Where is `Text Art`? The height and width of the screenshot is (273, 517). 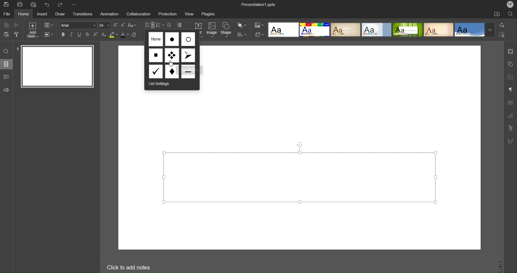 Text Art is located at coordinates (511, 128).